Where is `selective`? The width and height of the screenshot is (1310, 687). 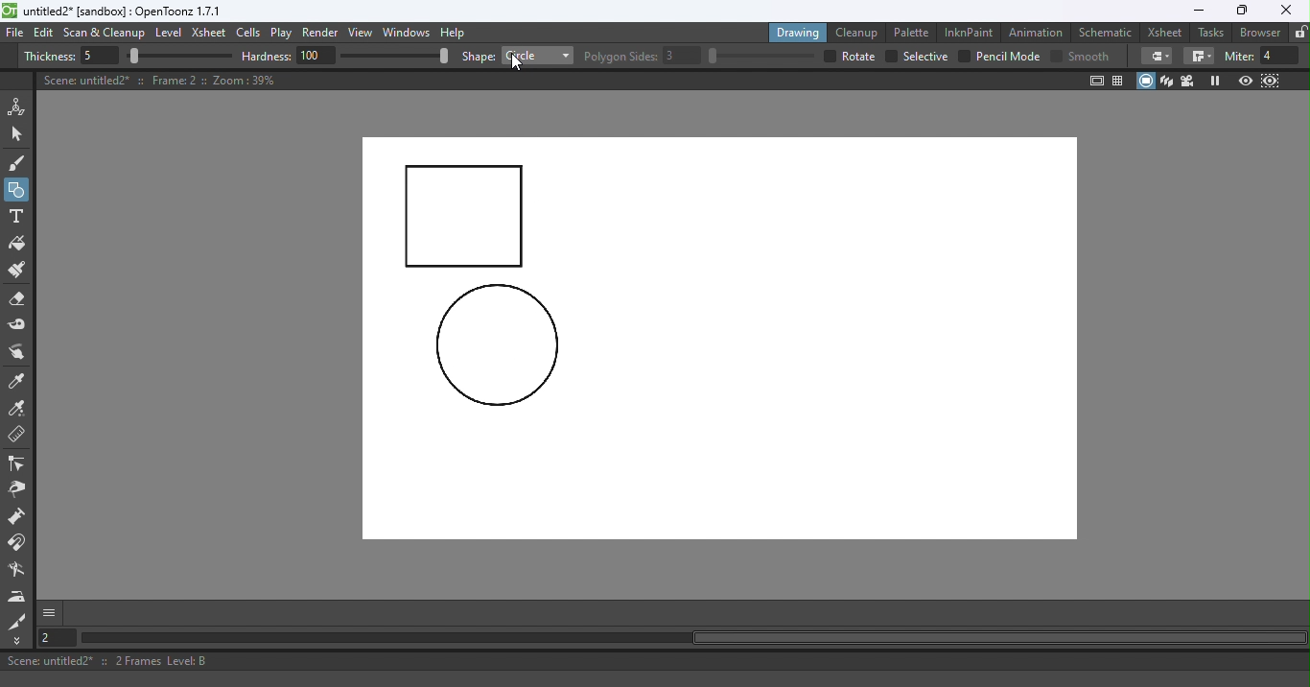
selective is located at coordinates (925, 57).